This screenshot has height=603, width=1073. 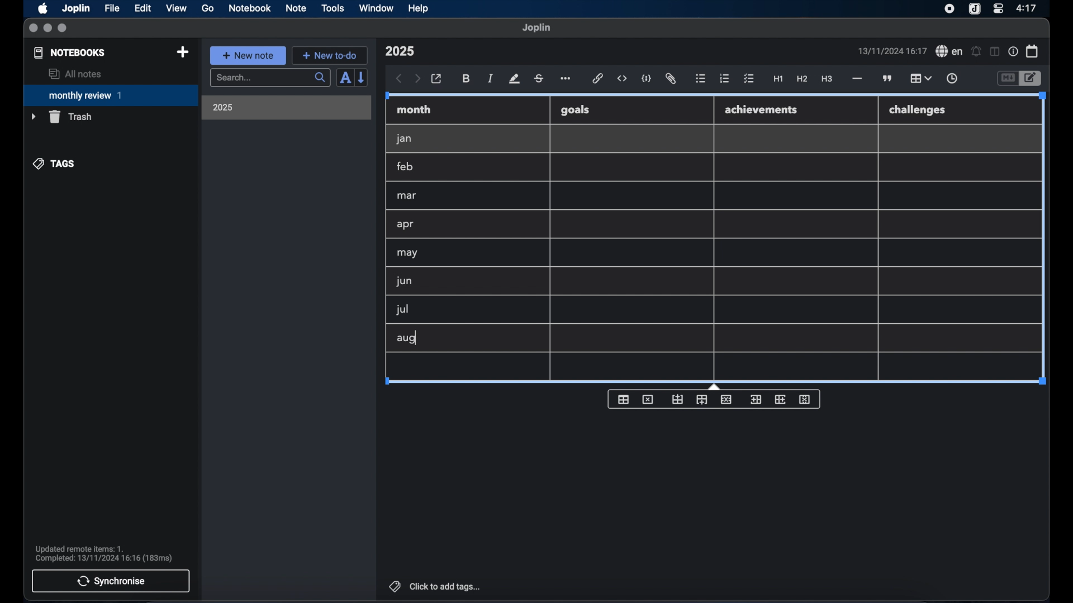 What do you see at coordinates (918, 111) in the screenshot?
I see `challenges` at bounding box center [918, 111].